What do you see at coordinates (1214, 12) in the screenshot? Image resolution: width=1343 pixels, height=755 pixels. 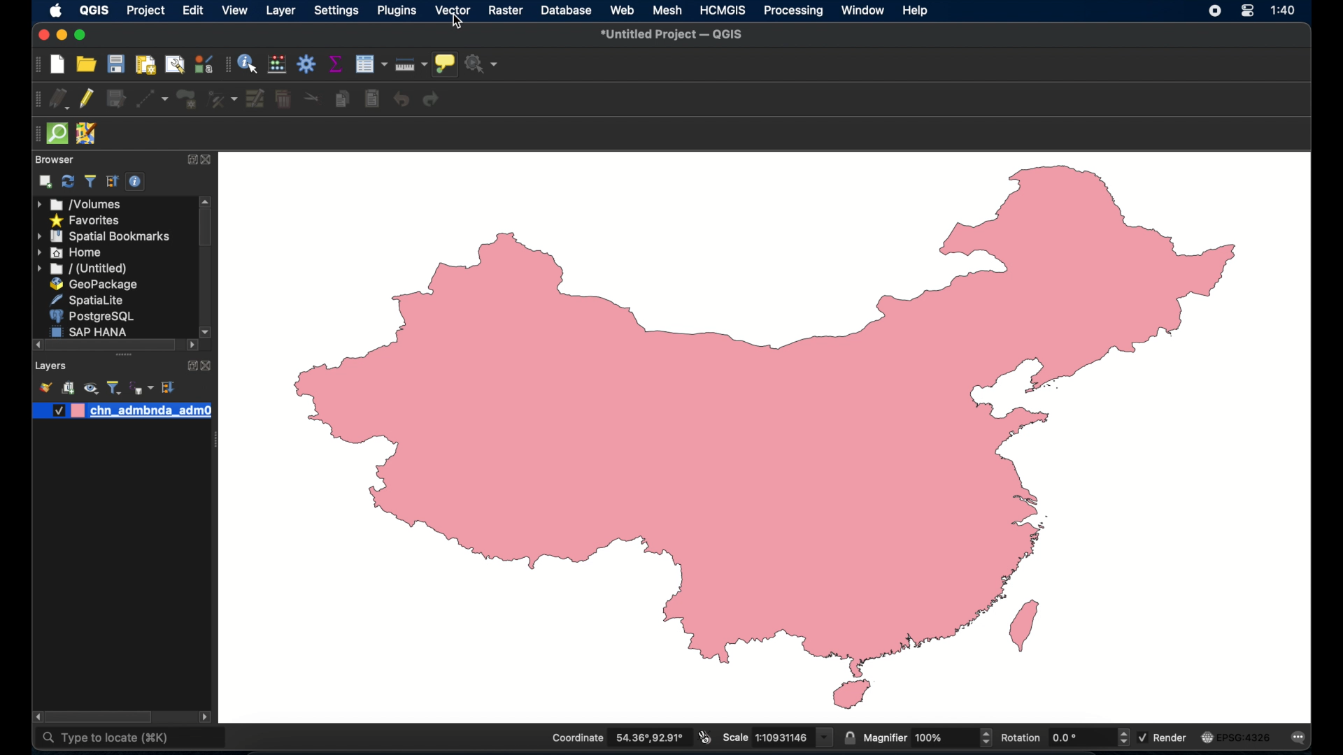 I see `screen recorder` at bounding box center [1214, 12].